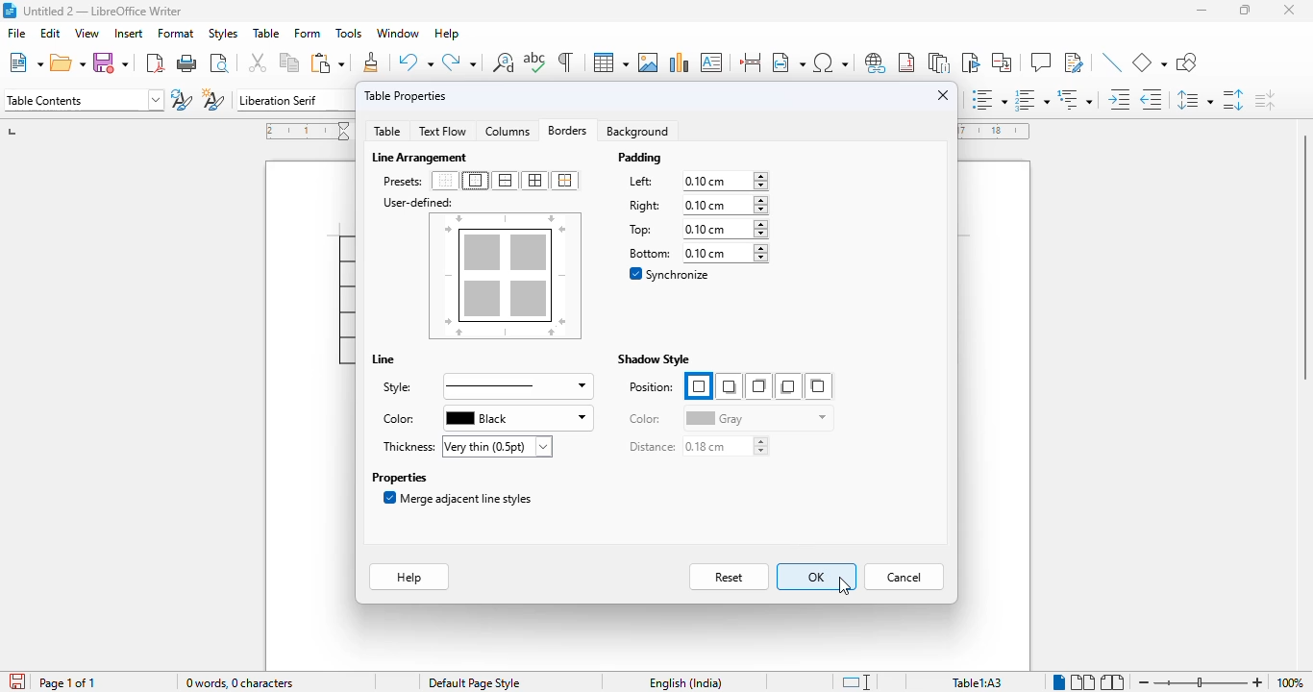 The height and width of the screenshot is (692, 1313). What do you see at coordinates (104, 11) in the screenshot?
I see `Untitled 2 — LibreOffice Writer` at bounding box center [104, 11].